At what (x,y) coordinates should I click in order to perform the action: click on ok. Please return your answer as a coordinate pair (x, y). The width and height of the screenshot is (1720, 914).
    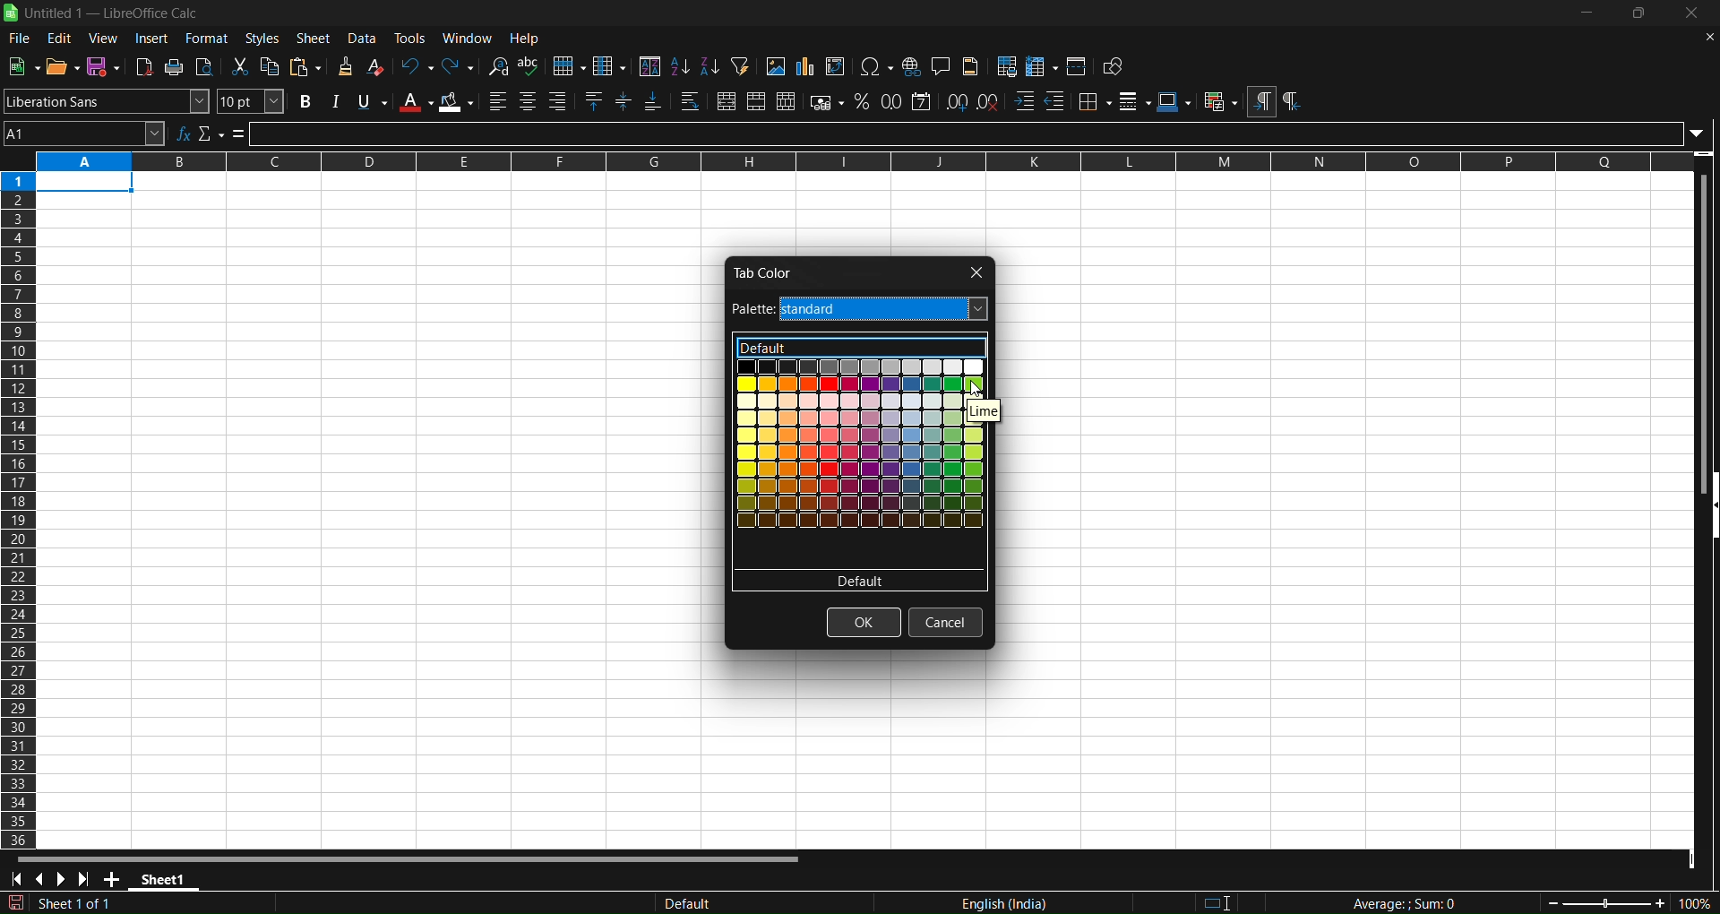
    Looking at the image, I should click on (864, 623).